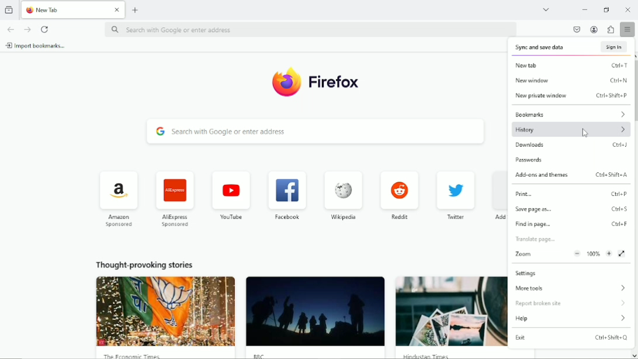 This screenshot has height=359, width=638. I want to click on image, so click(315, 311).